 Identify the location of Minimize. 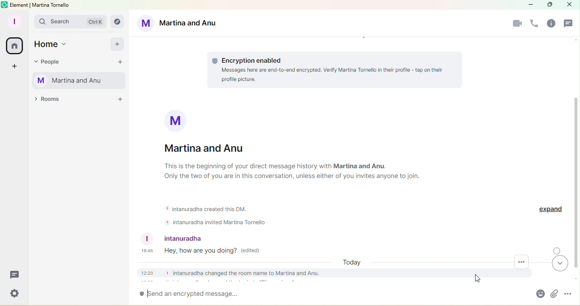
(531, 5).